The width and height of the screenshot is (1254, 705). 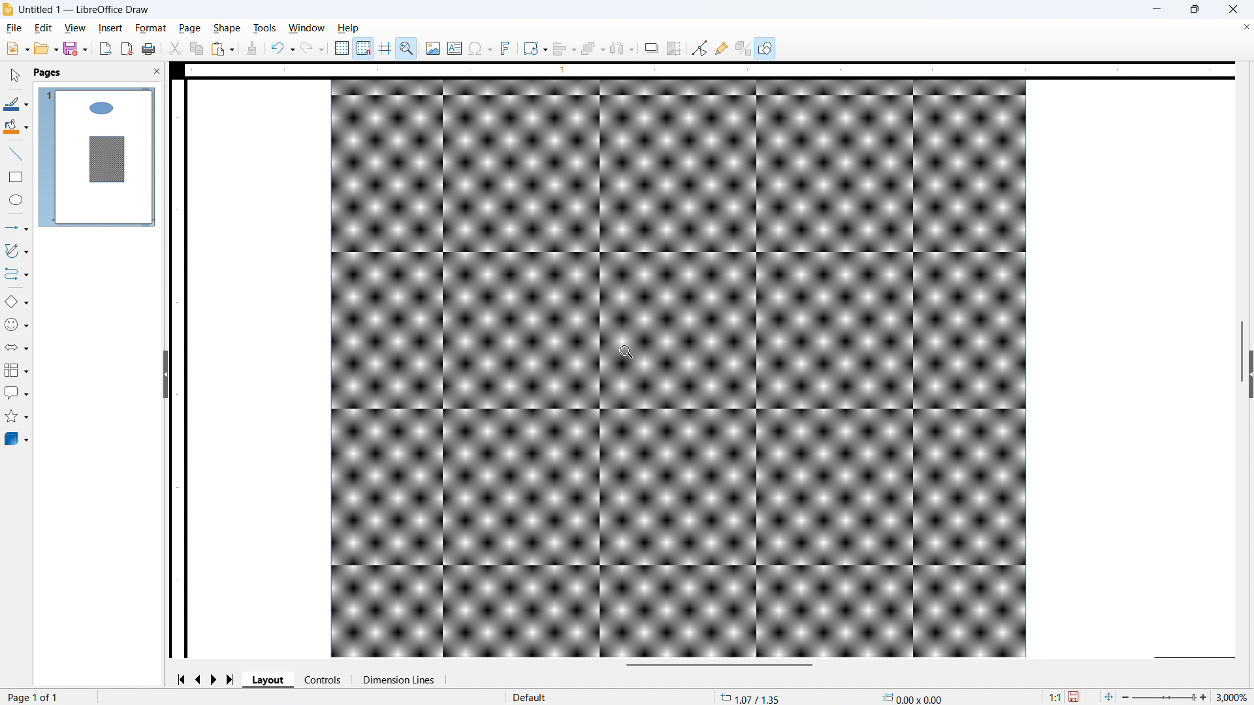 What do you see at coordinates (408, 48) in the screenshot?
I see `Zoom ` at bounding box center [408, 48].